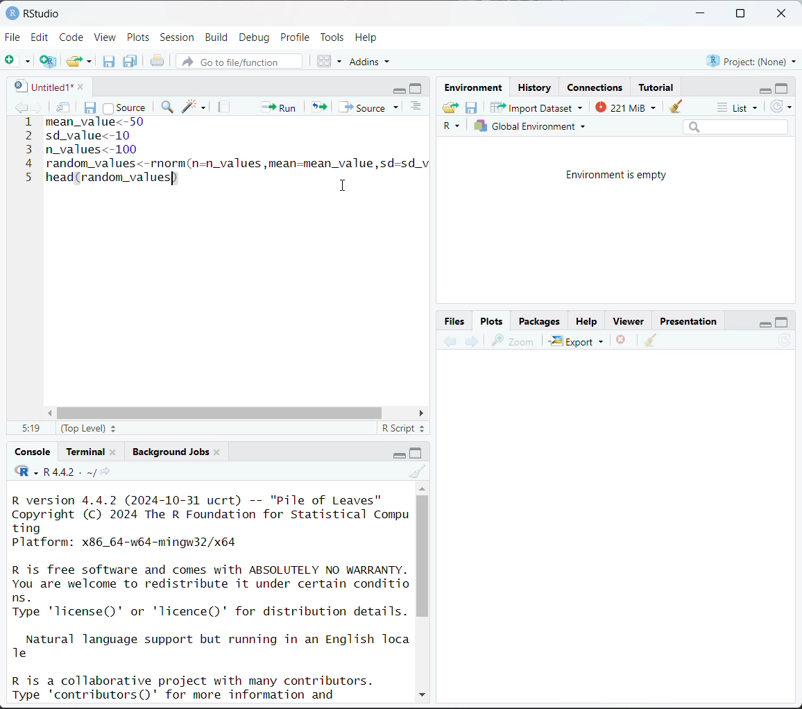 Image resolution: width=802 pixels, height=709 pixels. What do you see at coordinates (91, 61) in the screenshot?
I see `clear list` at bounding box center [91, 61].